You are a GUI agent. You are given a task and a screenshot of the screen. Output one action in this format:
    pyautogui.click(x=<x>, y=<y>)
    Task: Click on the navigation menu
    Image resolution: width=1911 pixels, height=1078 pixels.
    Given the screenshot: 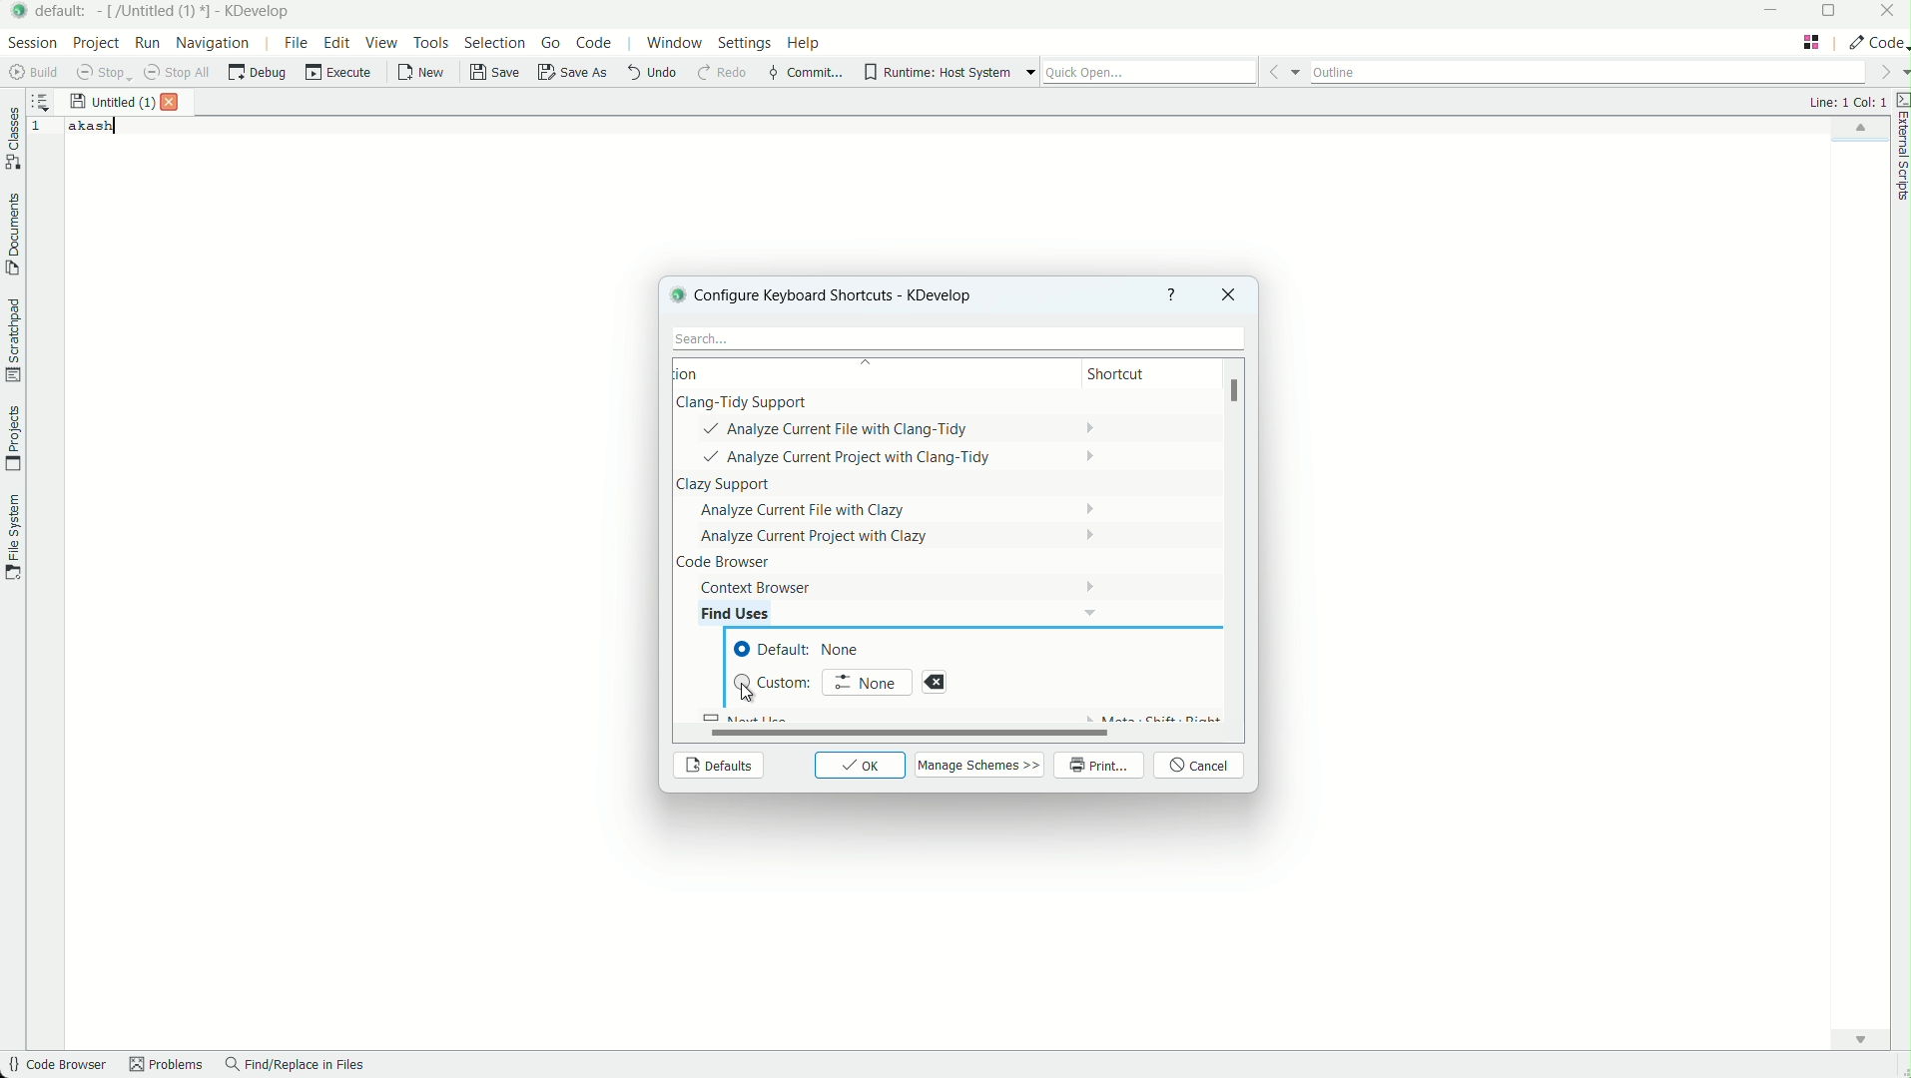 What is the action you would take?
    pyautogui.click(x=214, y=42)
    